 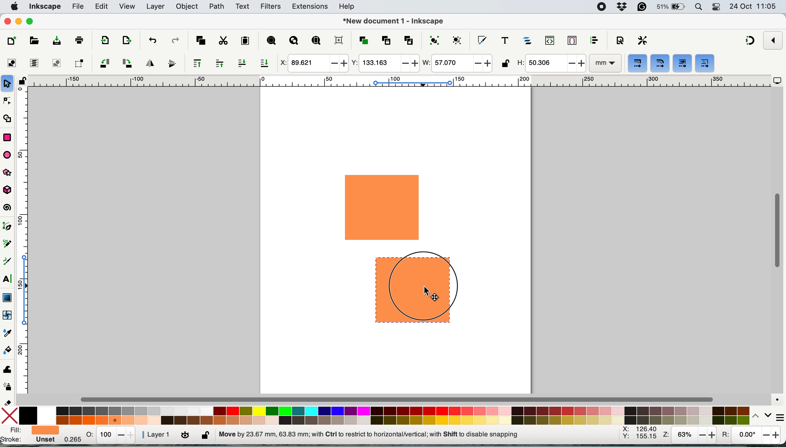 What do you see at coordinates (217, 6) in the screenshot?
I see `path` at bounding box center [217, 6].